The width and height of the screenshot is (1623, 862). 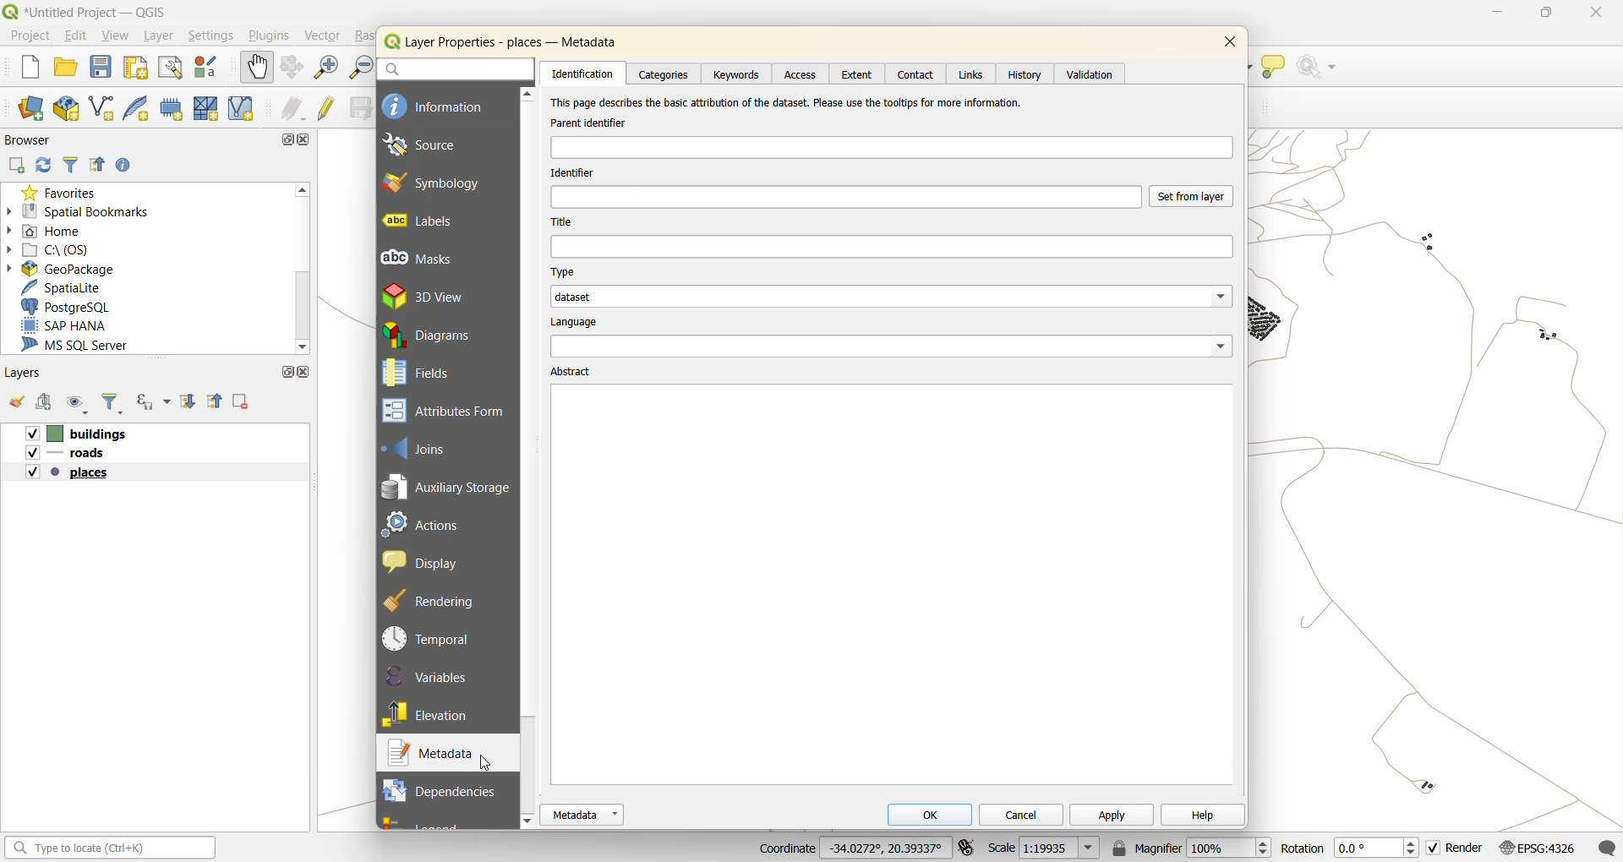 I want to click on favorites, so click(x=66, y=192).